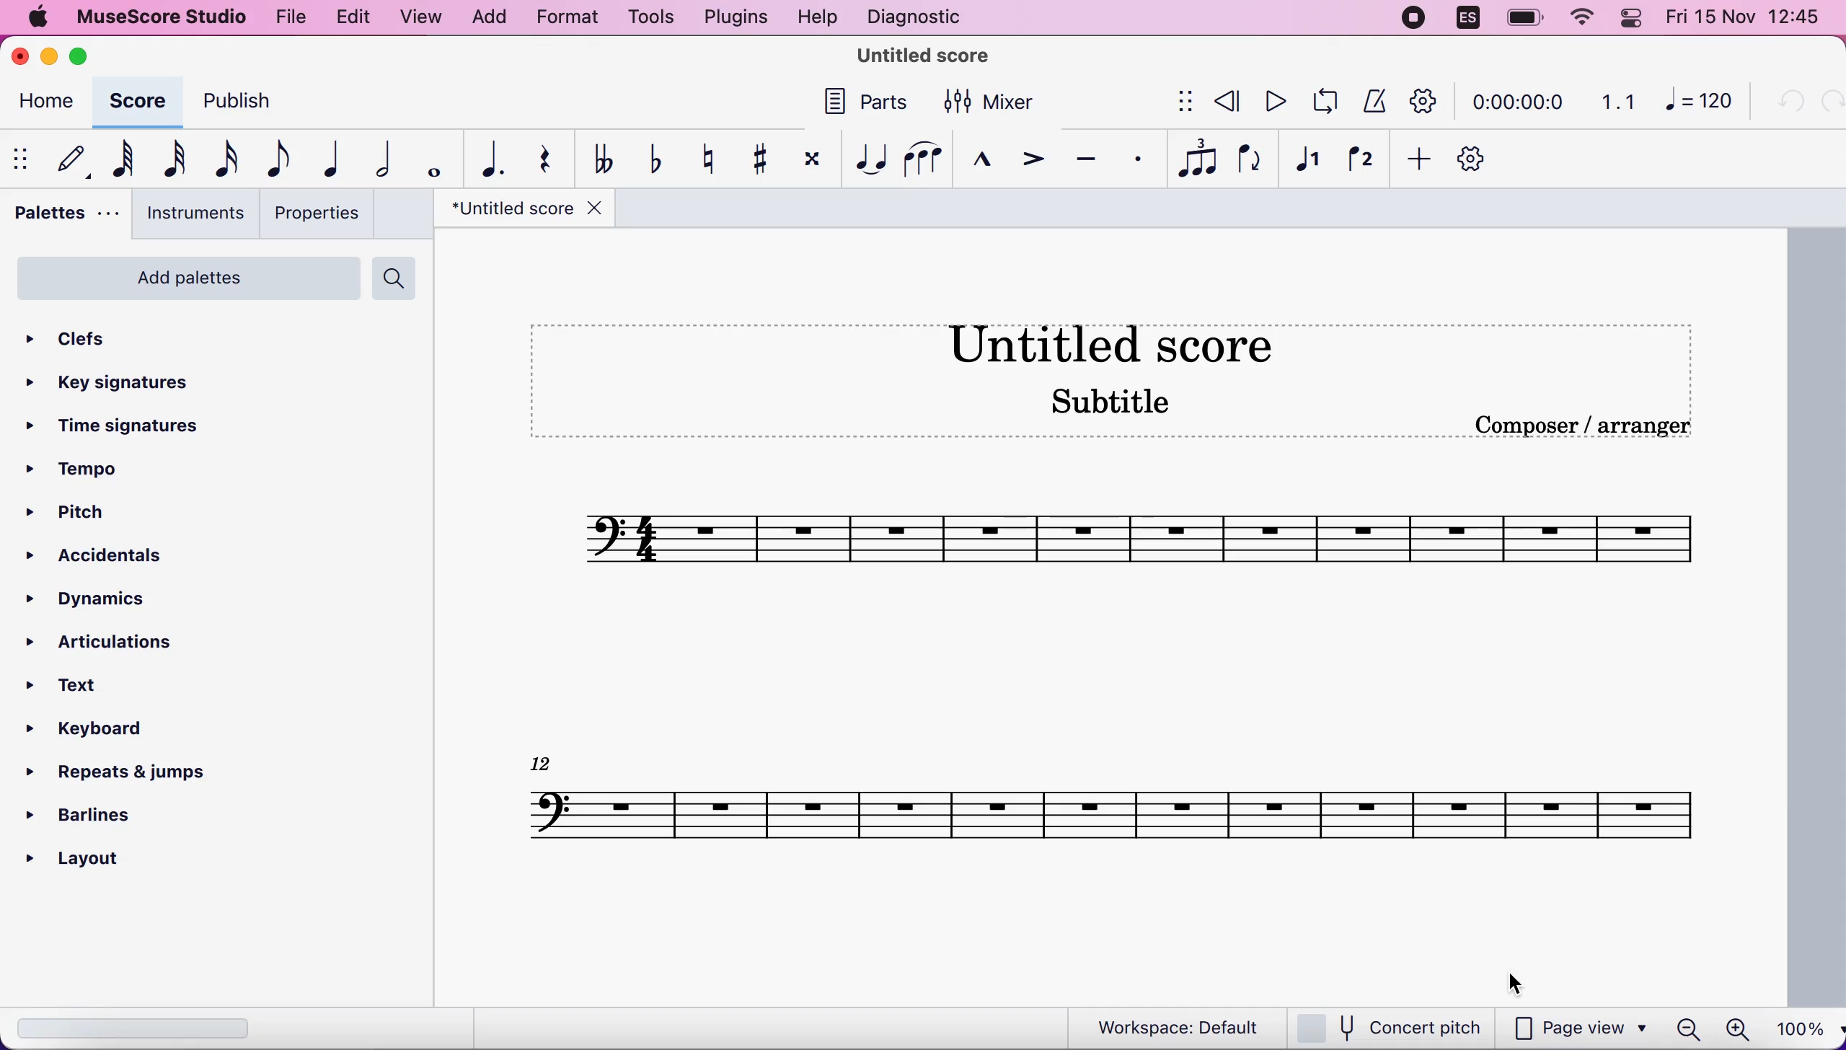 The width and height of the screenshot is (1846, 1050). What do you see at coordinates (44, 104) in the screenshot?
I see `home` at bounding box center [44, 104].